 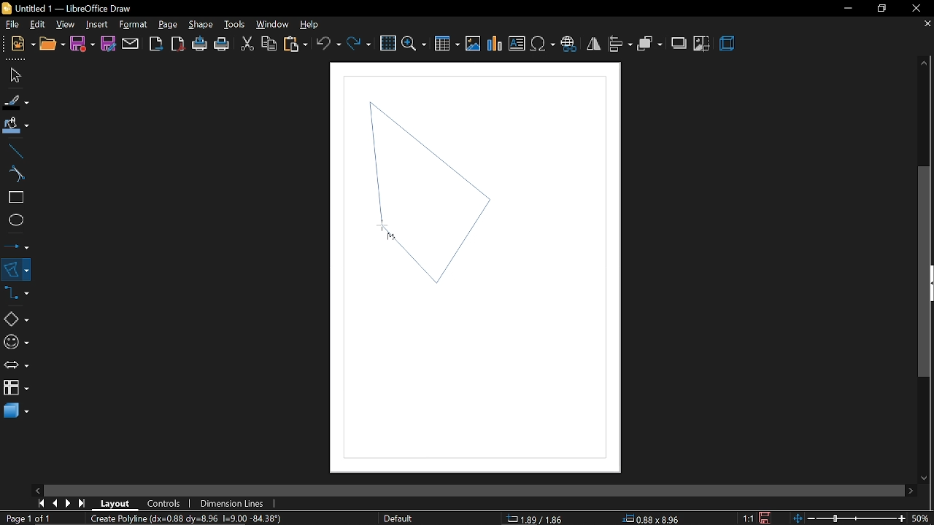 I want to click on previous page, so click(x=56, y=502).